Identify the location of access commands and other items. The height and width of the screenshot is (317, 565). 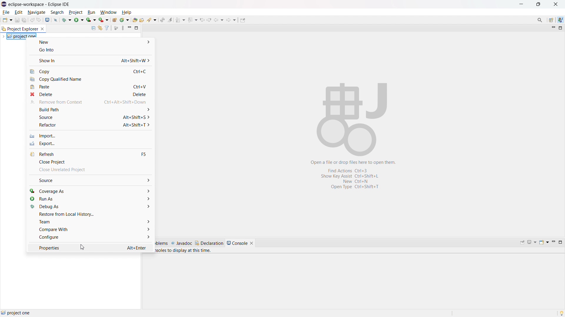
(540, 20).